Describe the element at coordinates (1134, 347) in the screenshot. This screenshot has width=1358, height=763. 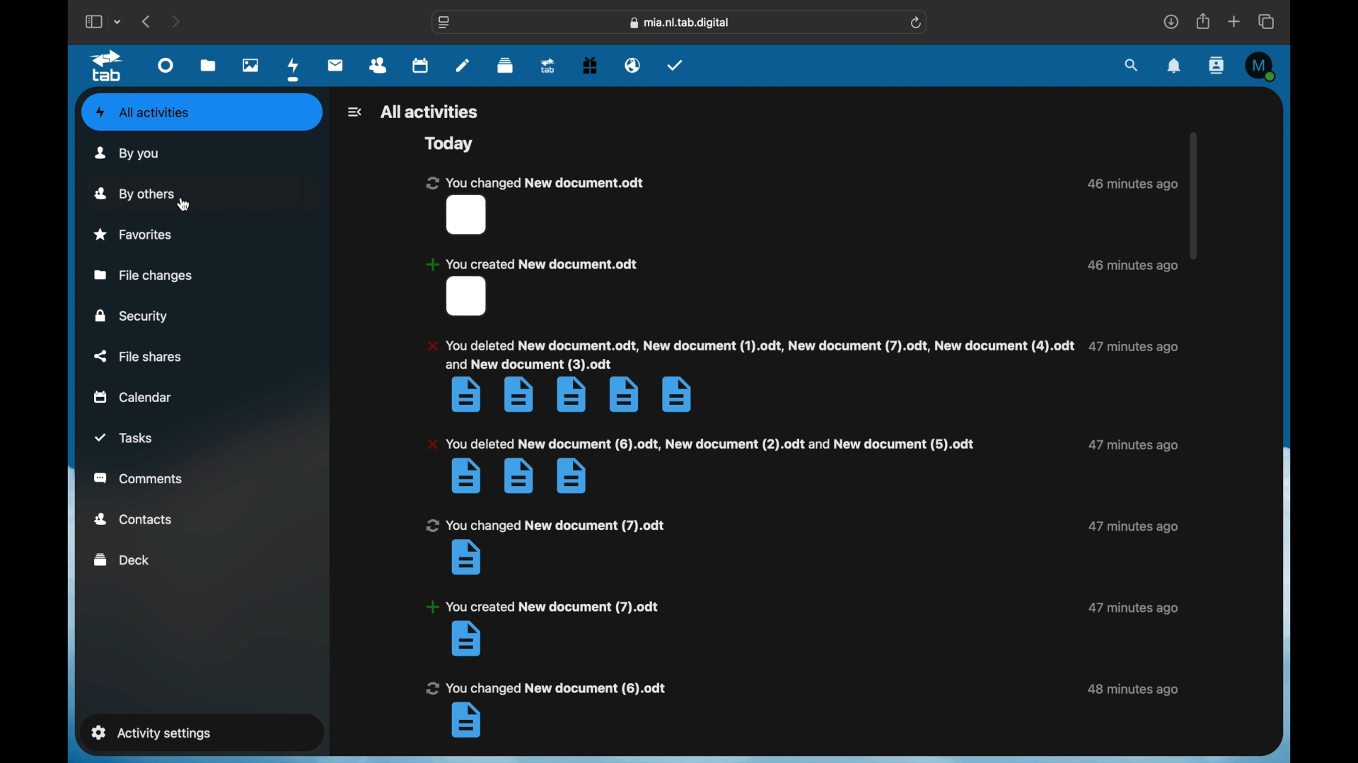
I see `47 minutes ago` at that location.